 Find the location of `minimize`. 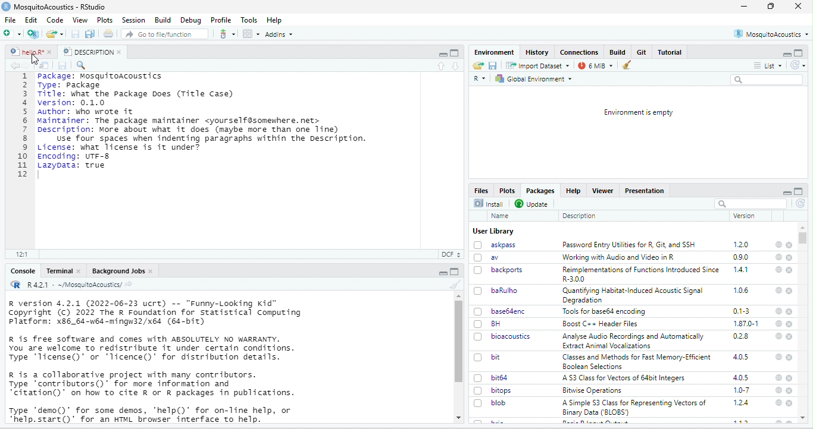

minimize is located at coordinates (786, 53).